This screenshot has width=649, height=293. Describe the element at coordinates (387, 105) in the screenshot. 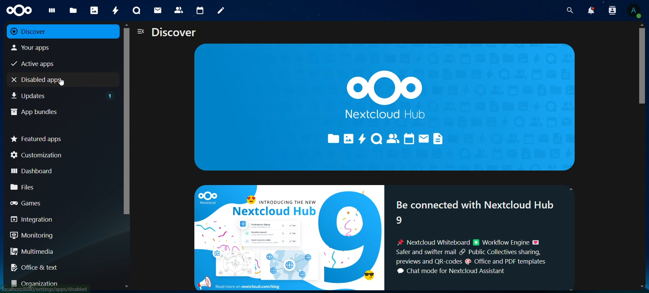

I see `image` at that location.